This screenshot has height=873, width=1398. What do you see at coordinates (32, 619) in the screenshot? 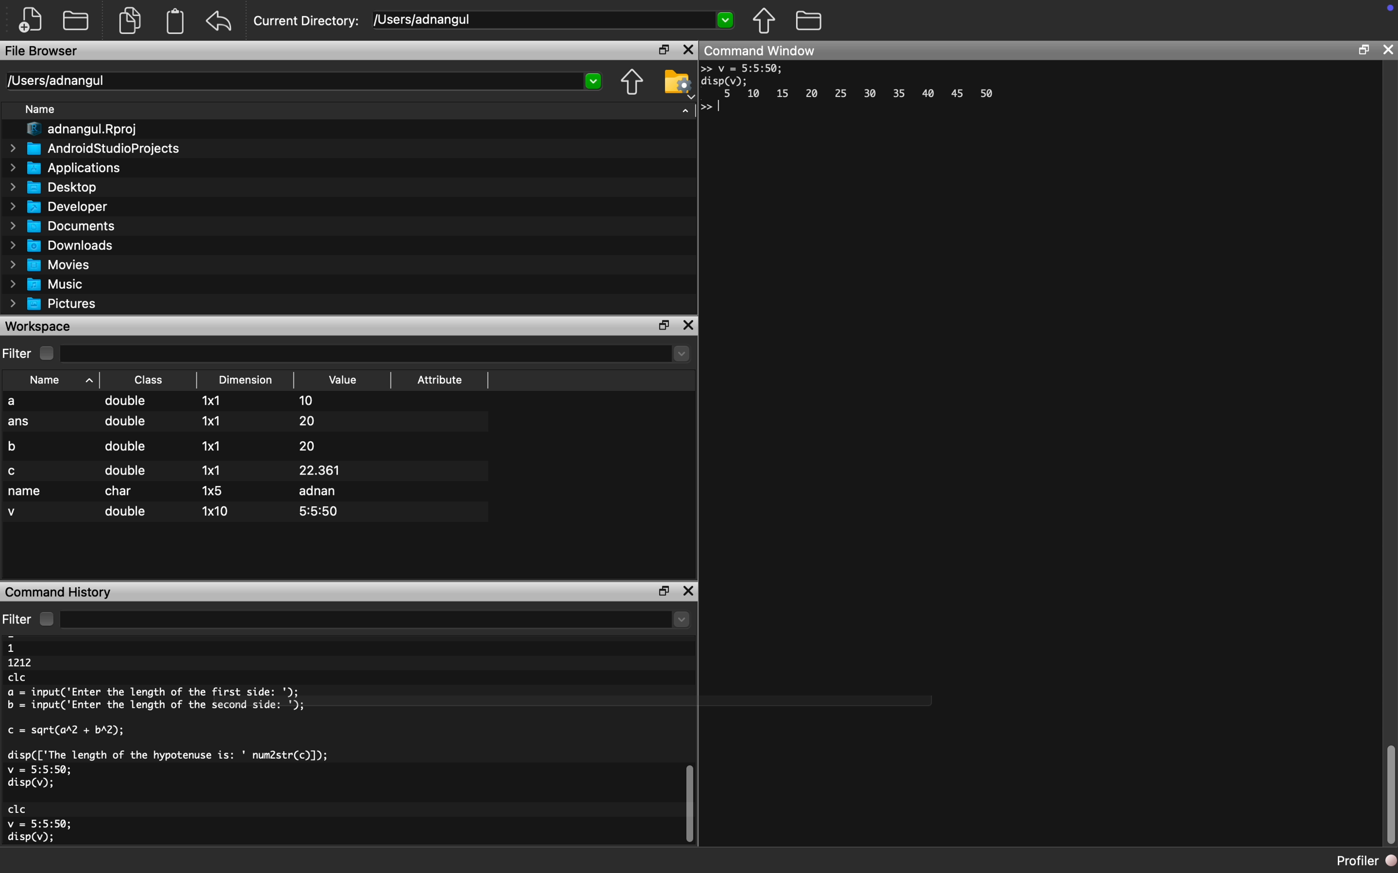
I see `Filter` at bounding box center [32, 619].